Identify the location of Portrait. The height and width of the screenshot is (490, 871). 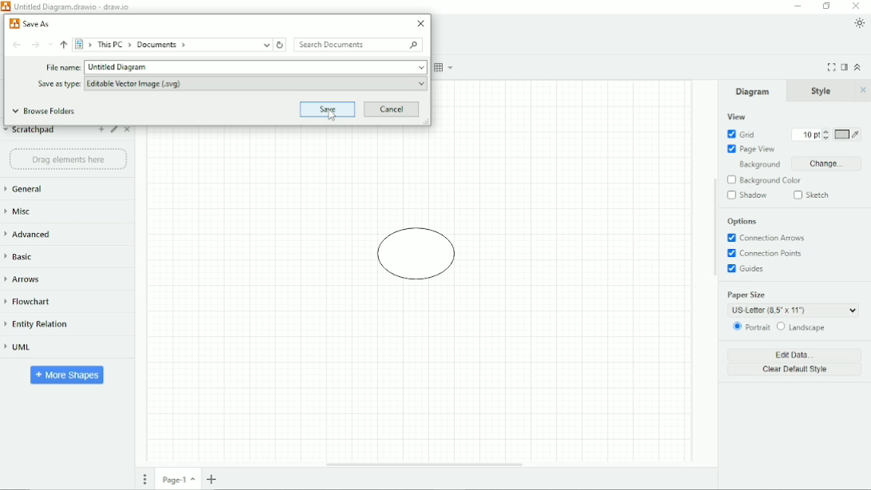
(751, 328).